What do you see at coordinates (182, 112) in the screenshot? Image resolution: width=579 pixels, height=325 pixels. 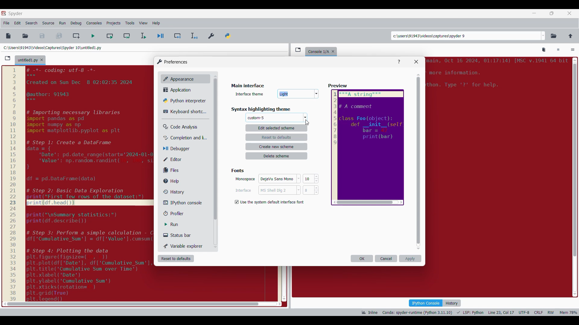 I see `Keyboard shortcut` at bounding box center [182, 112].